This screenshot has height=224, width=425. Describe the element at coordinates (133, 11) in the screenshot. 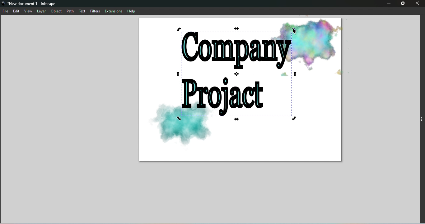

I see `Help` at that location.